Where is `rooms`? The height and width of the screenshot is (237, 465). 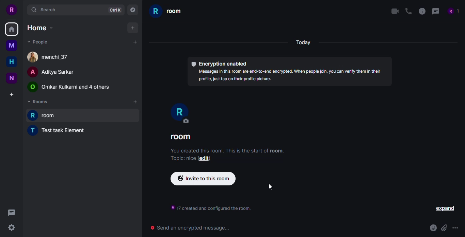 rooms is located at coordinates (38, 102).